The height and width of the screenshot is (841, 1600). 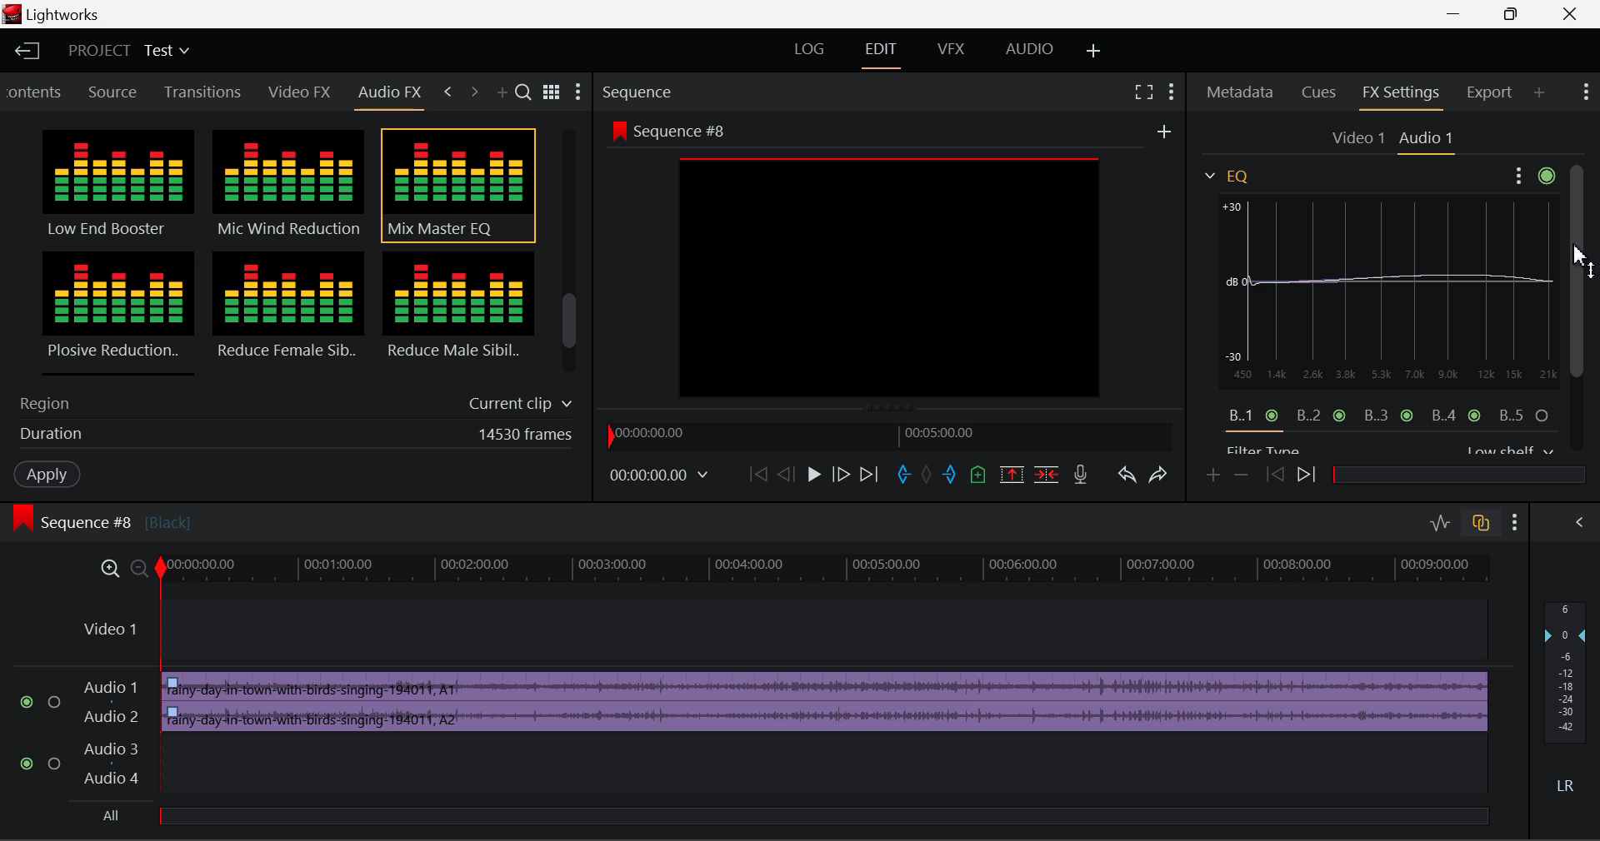 I want to click on Frame Time, so click(x=657, y=475).